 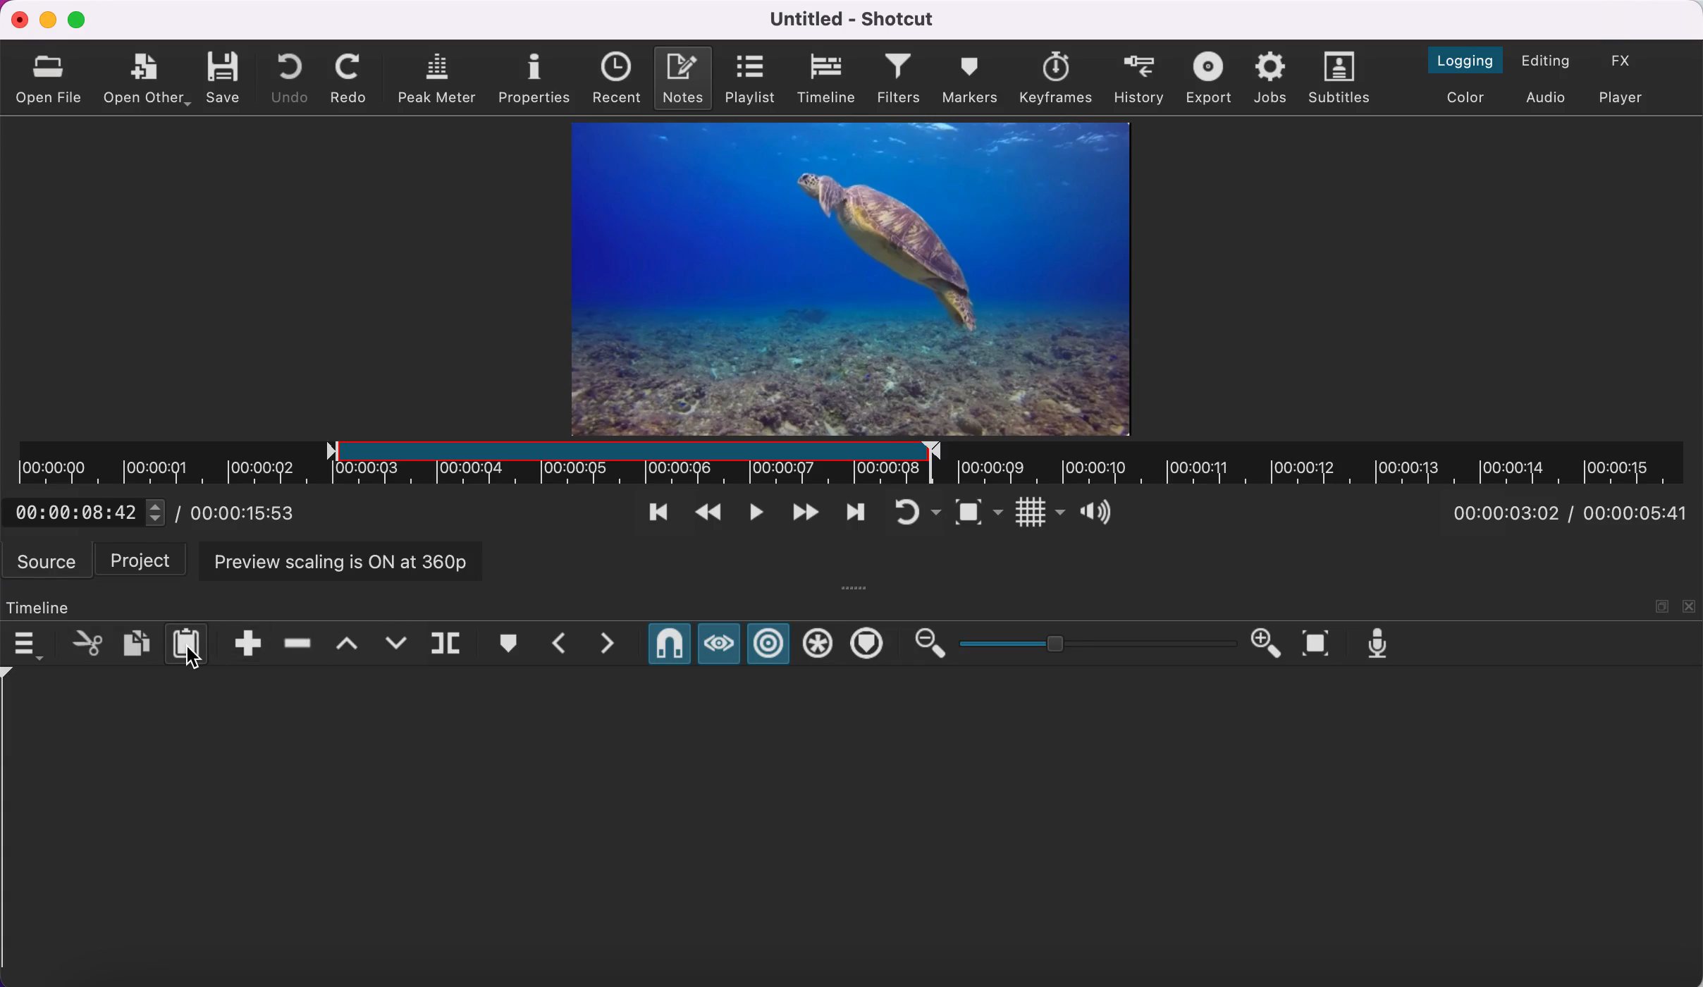 What do you see at coordinates (719, 642) in the screenshot?
I see `scrub while dragging` at bounding box center [719, 642].